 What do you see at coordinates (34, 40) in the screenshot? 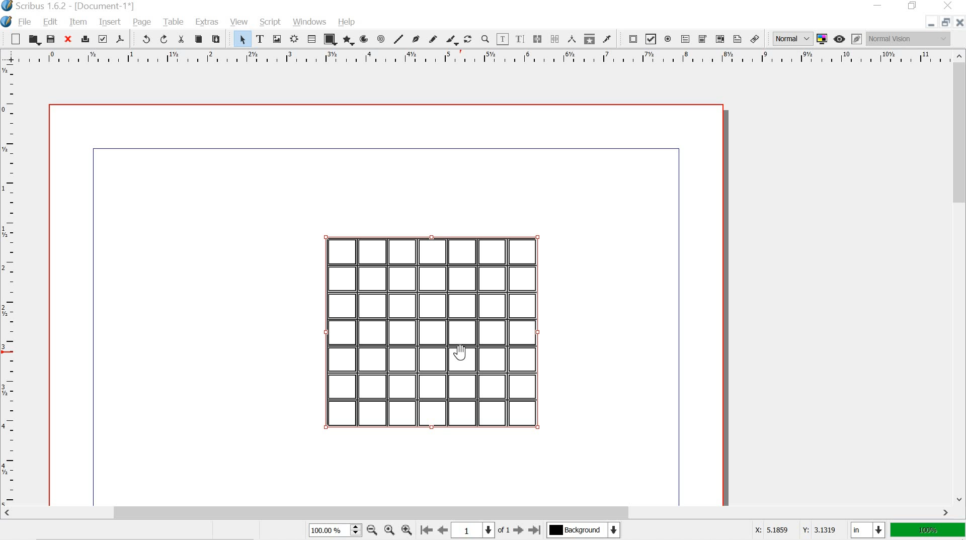
I see `open` at bounding box center [34, 40].